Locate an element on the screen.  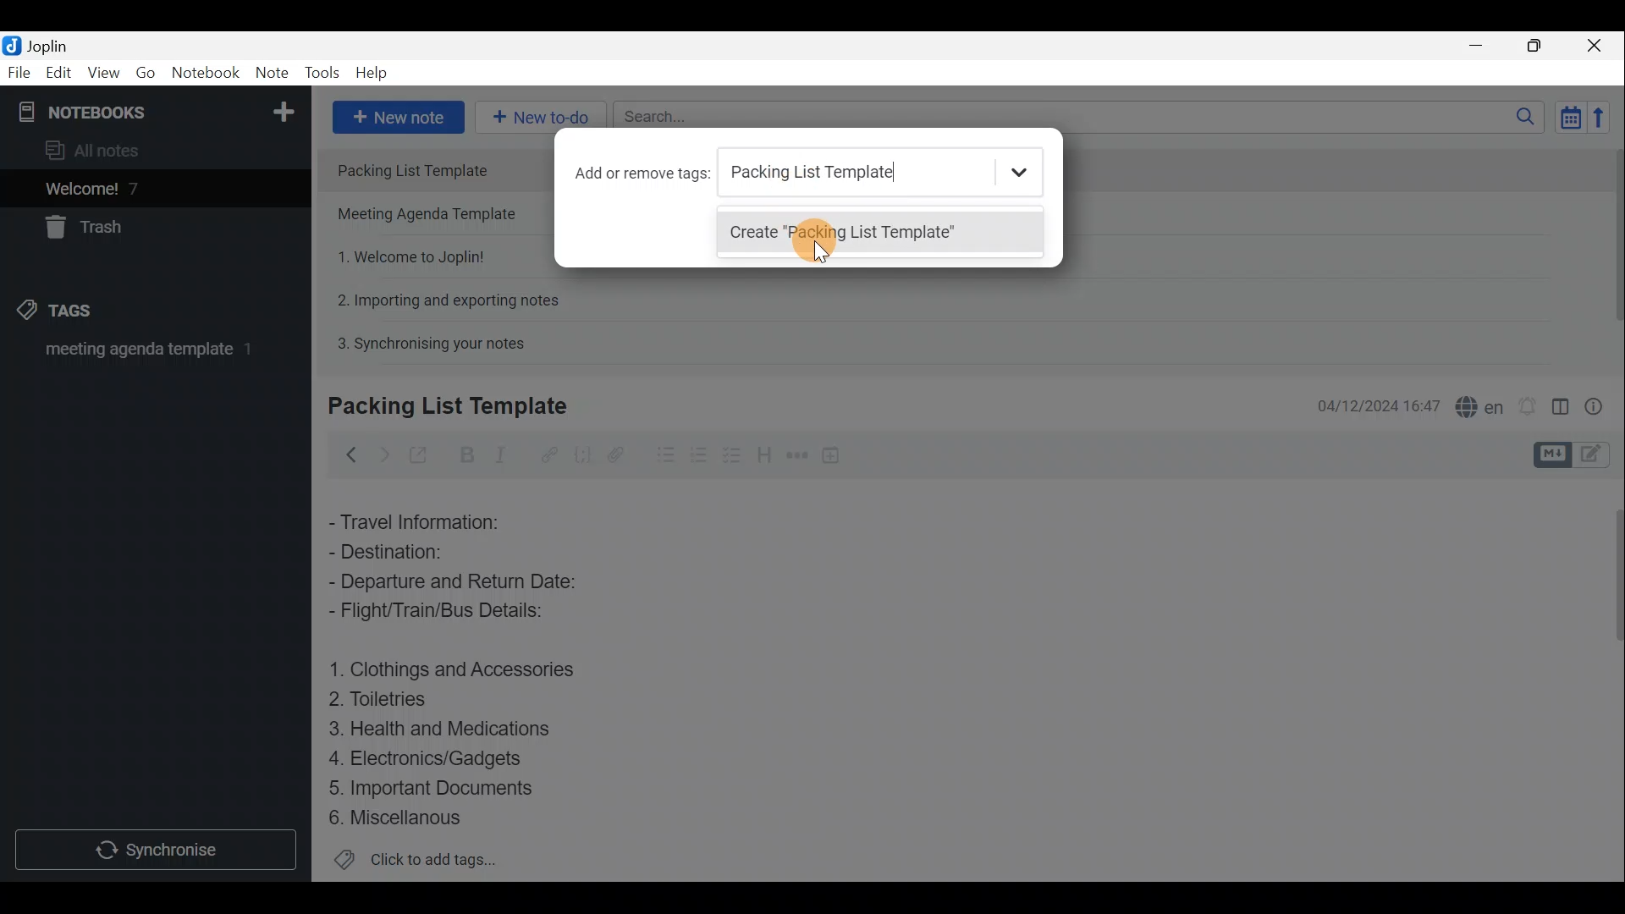
Toiletries is located at coordinates (389, 702).